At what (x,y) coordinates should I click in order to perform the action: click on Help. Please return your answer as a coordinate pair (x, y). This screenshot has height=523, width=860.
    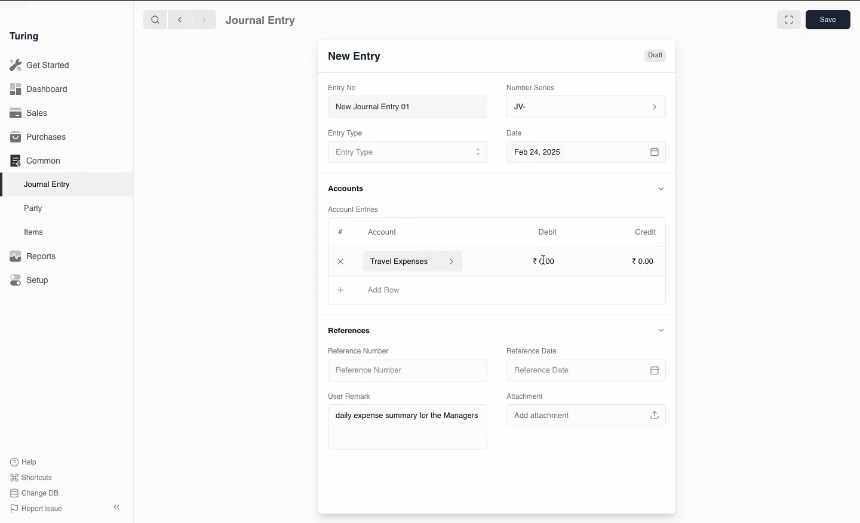
    Looking at the image, I should click on (24, 462).